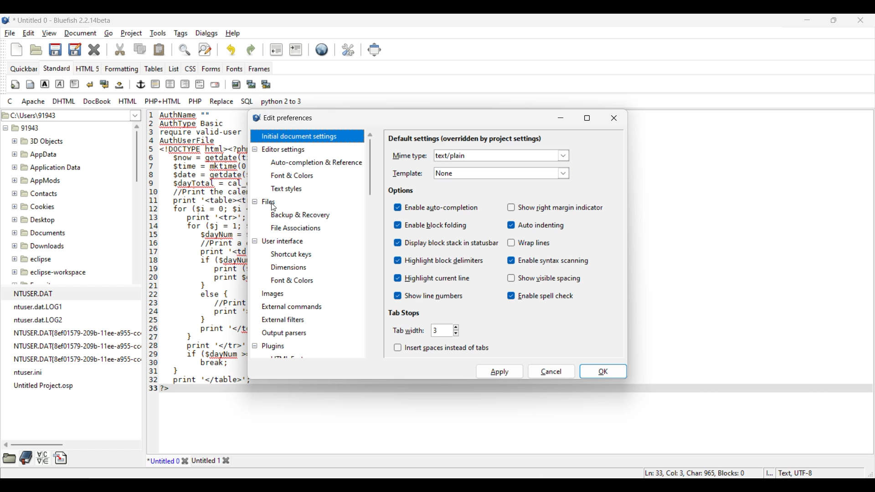  I want to click on Tags menu, so click(180, 34).